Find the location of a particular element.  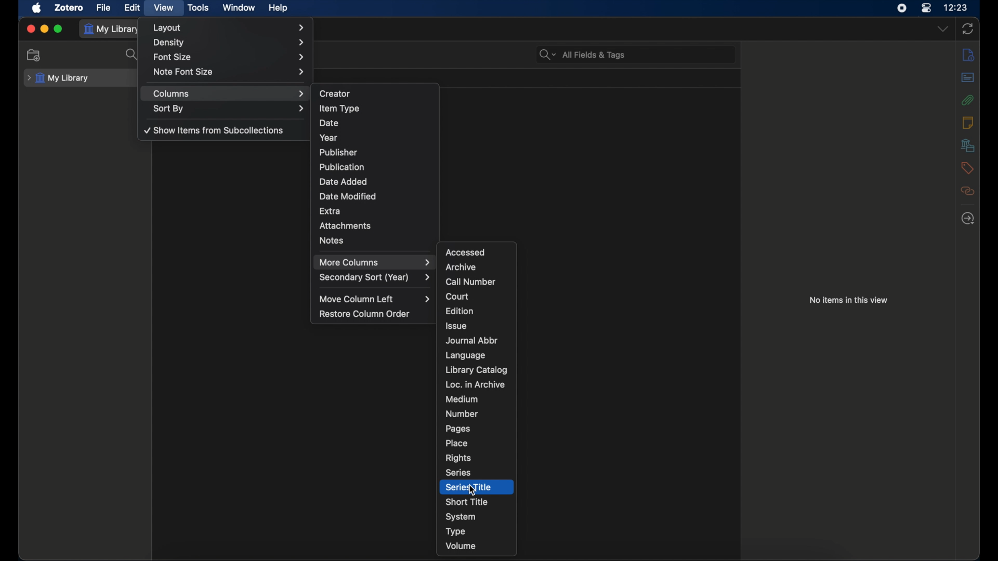

note font size is located at coordinates (230, 72).